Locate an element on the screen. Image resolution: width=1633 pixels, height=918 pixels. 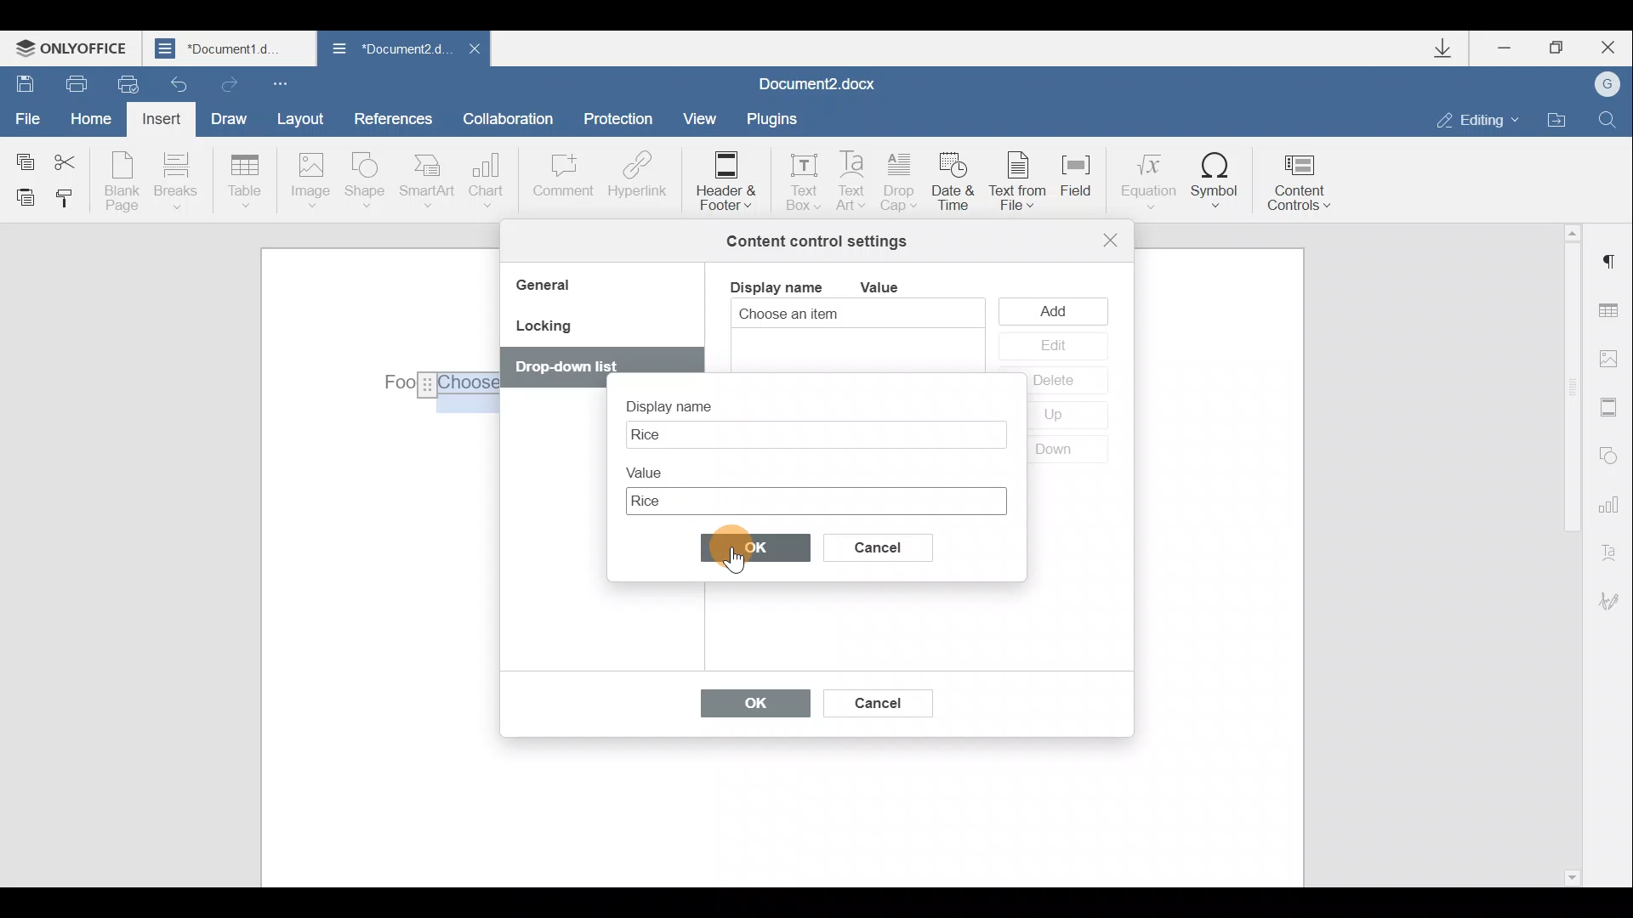
Value is located at coordinates (893, 287).